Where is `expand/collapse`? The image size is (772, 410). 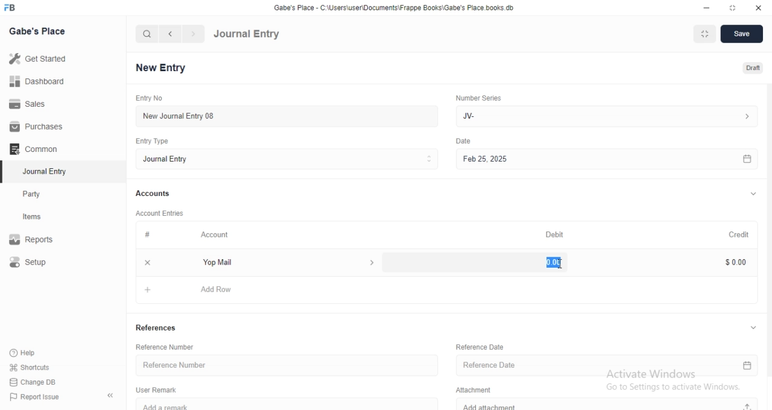 expand/collapse is located at coordinates (753, 195).